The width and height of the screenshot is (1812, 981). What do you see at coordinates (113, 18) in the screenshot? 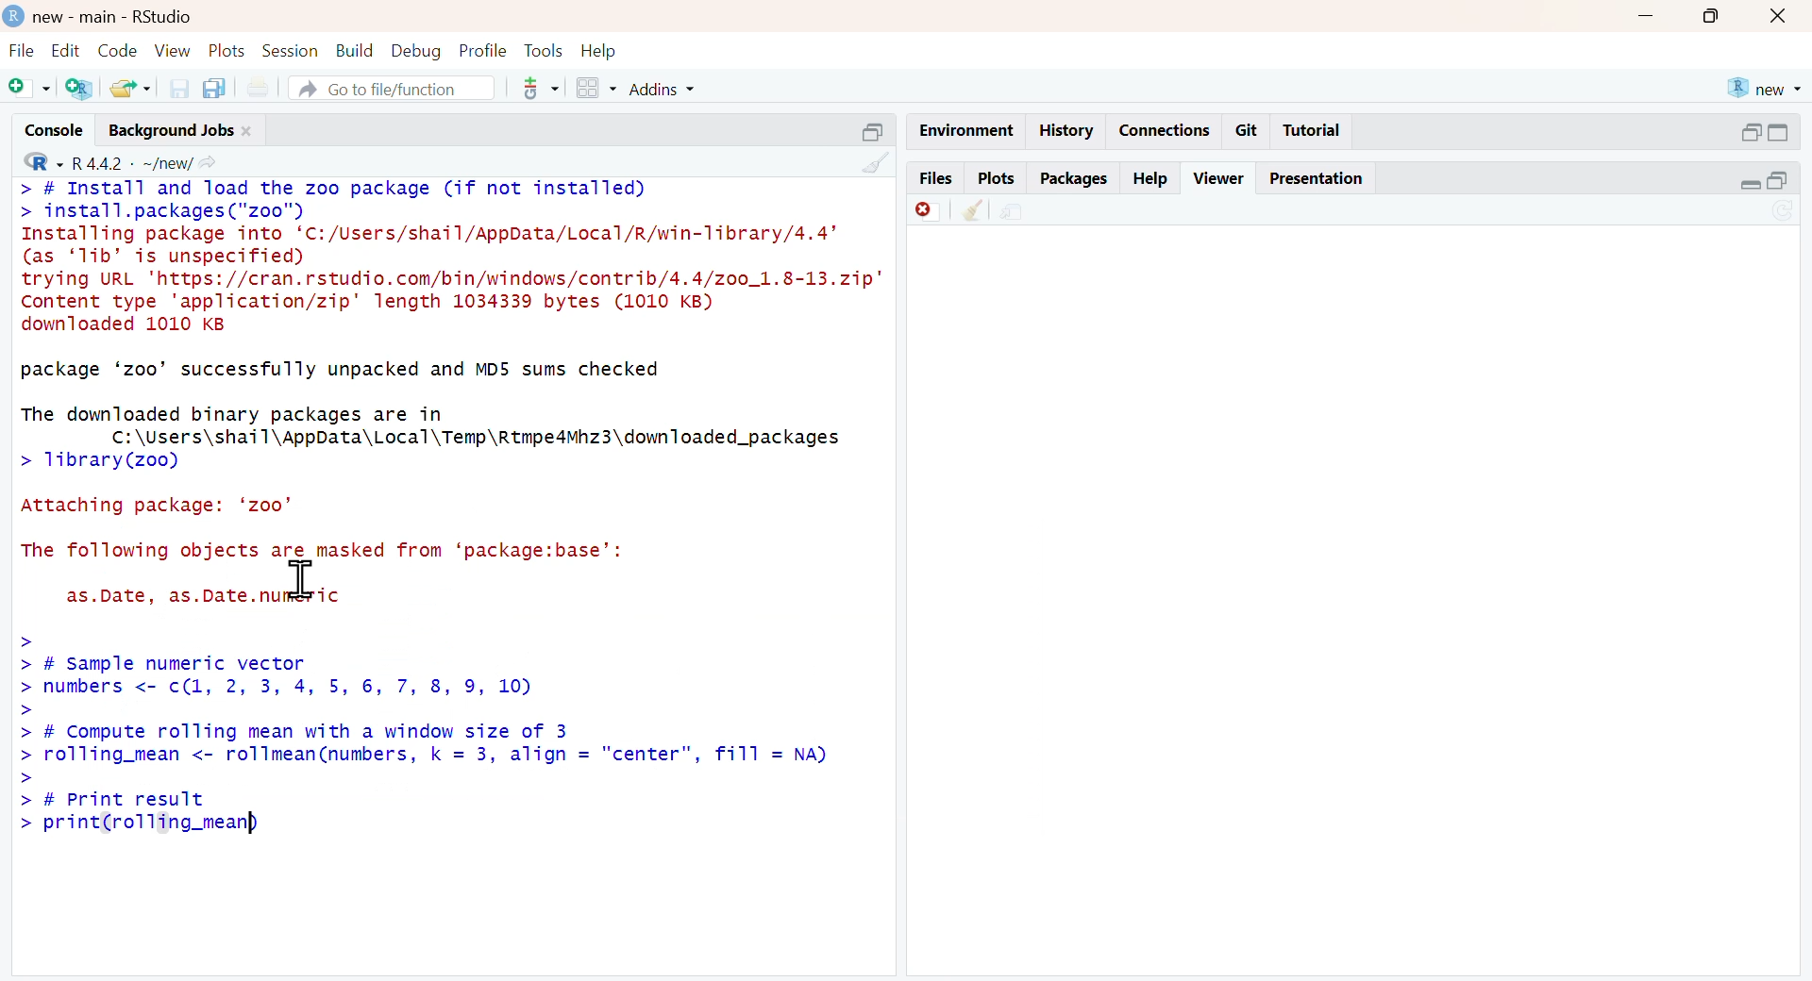
I see `new - main - RStudio` at bounding box center [113, 18].